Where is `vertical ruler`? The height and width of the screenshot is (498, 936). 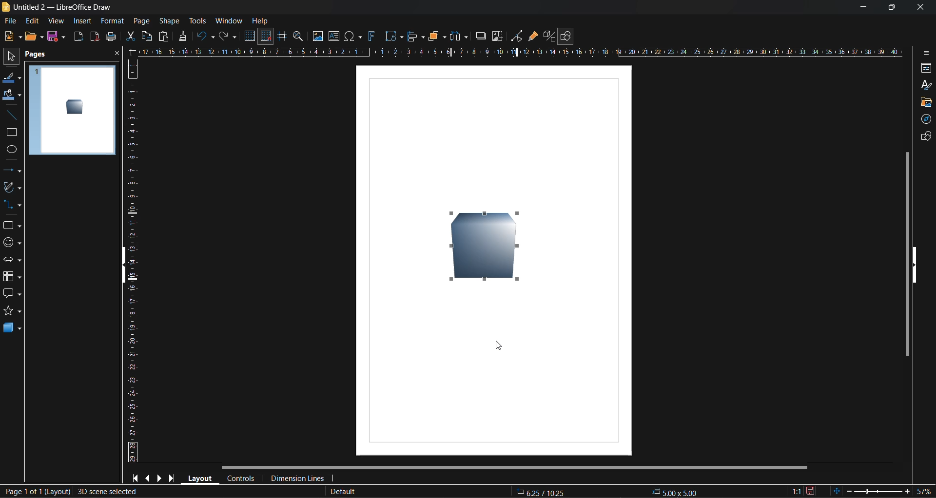
vertical ruler is located at coordinates (133, 260).